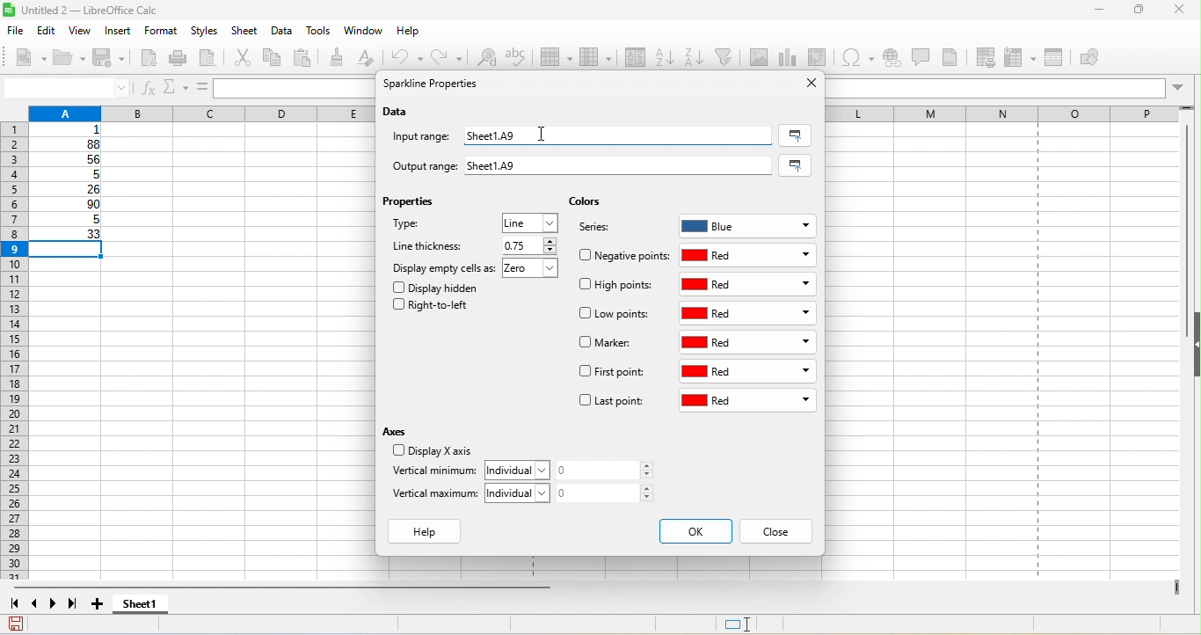  What do you see at coordinates (585, 202) in the screenshot?
I see `colors` at bounding box center [585, 202].